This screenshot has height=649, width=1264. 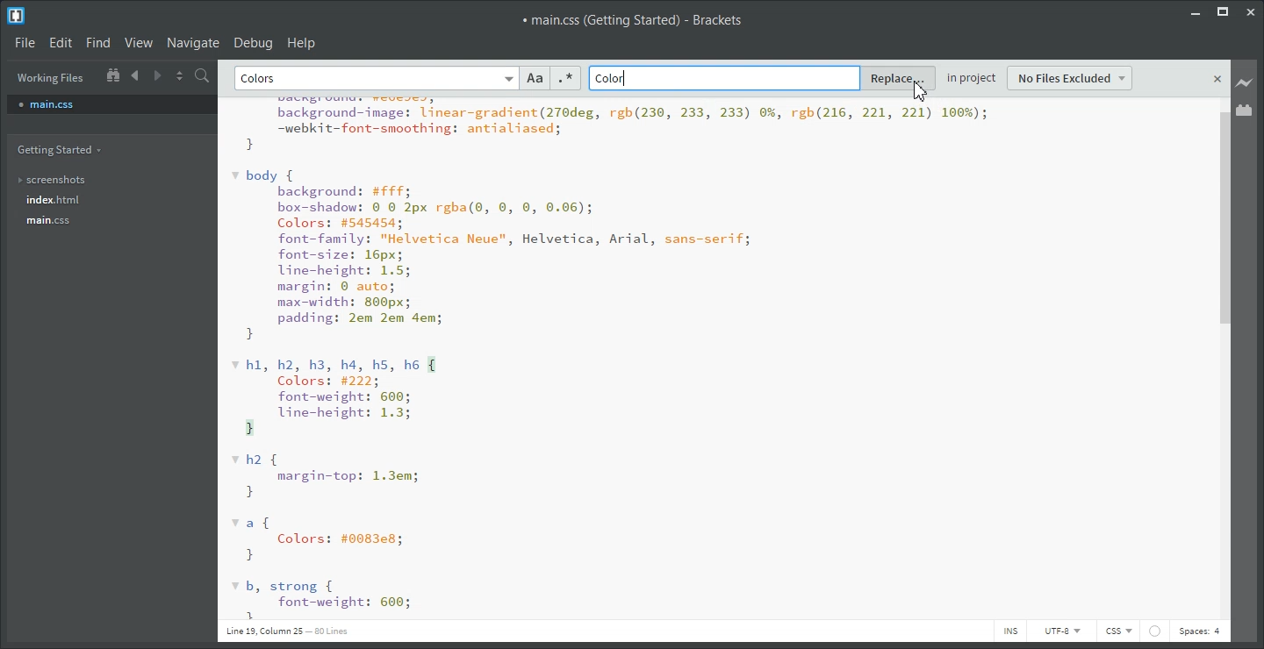 What do you see at coordinates (63, 181) in the screenshot?
I see `screenshots` at bounding box center [63, 181].